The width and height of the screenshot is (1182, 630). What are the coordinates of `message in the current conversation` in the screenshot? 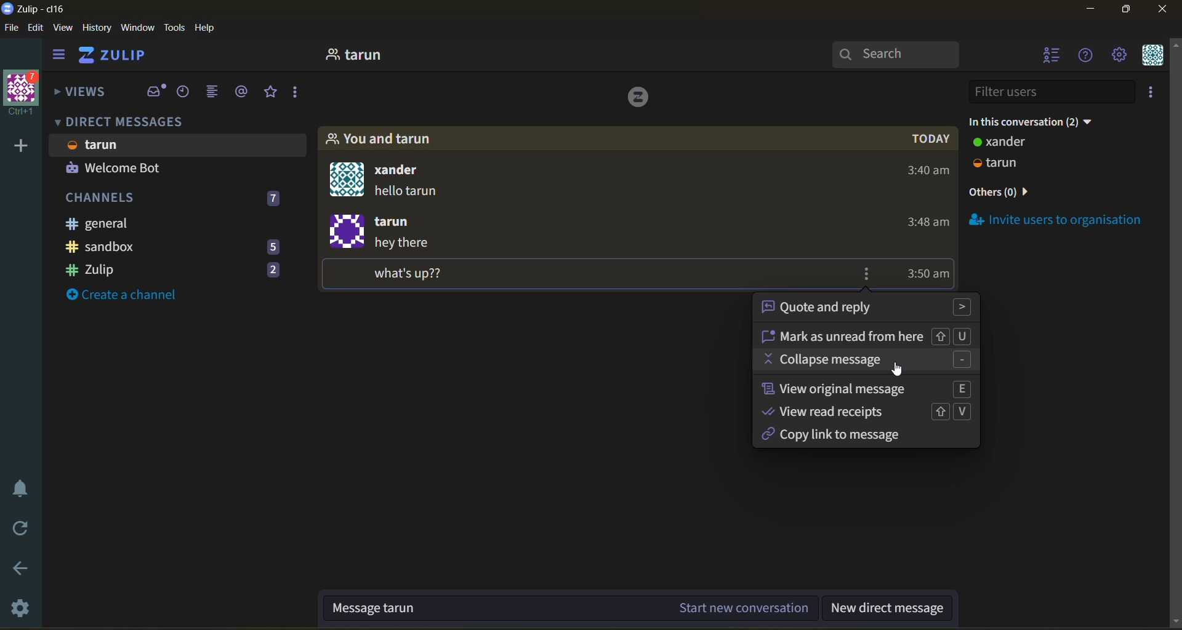 It's located at (569, 610).